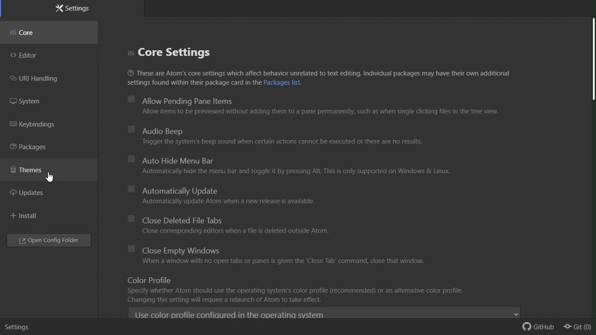 The height and width of the screenshot is (335, 596). Describe the element at coordinates (237, 224) in the screenshot. I see `close deleted file tabs` at that location.